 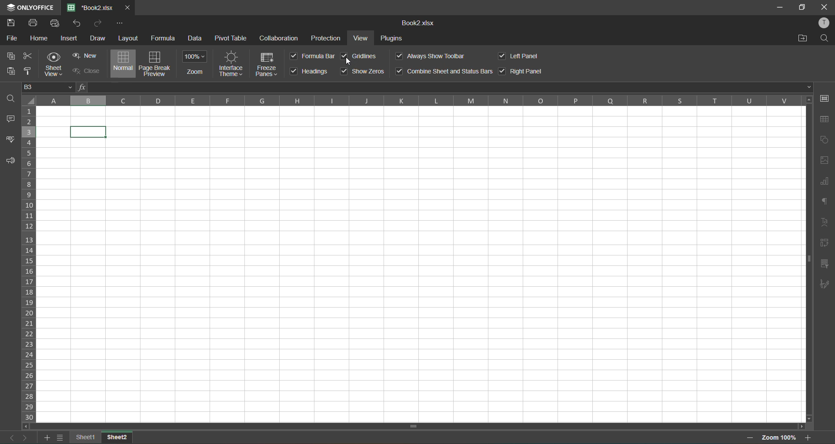 What do you see at coordinates (47, 89) in the screenshot?
I see `B3` at bounding box center [47, 89].